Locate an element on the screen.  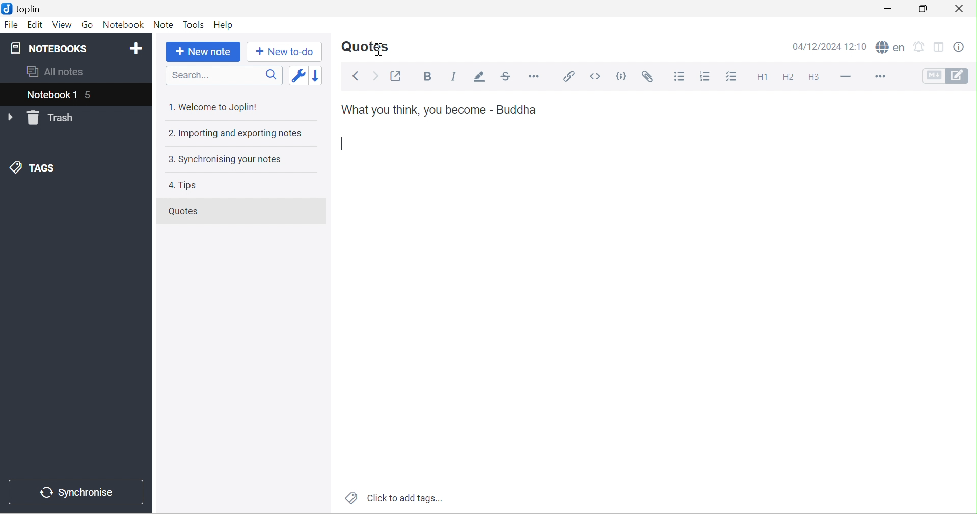
Strikethrough is located at coordinates (505, 77).